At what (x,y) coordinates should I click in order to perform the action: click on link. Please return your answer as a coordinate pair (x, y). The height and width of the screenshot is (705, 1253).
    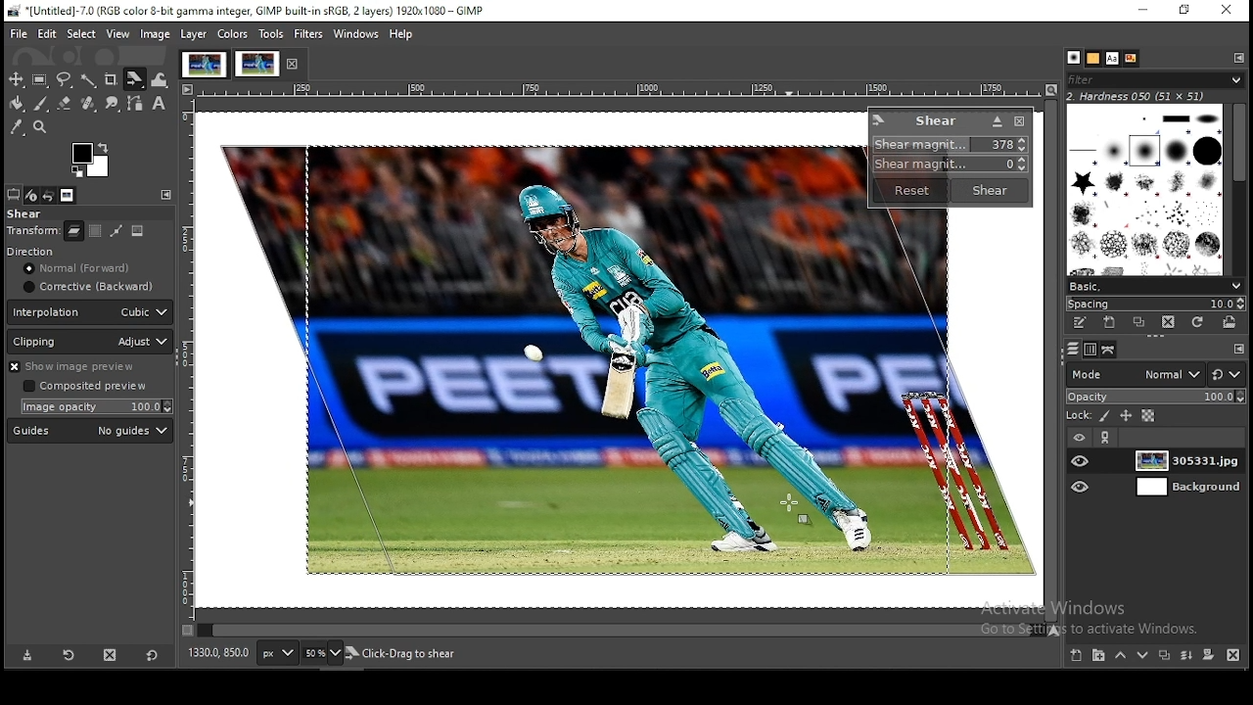
    Looking at the image, I should click on (1107, 438).